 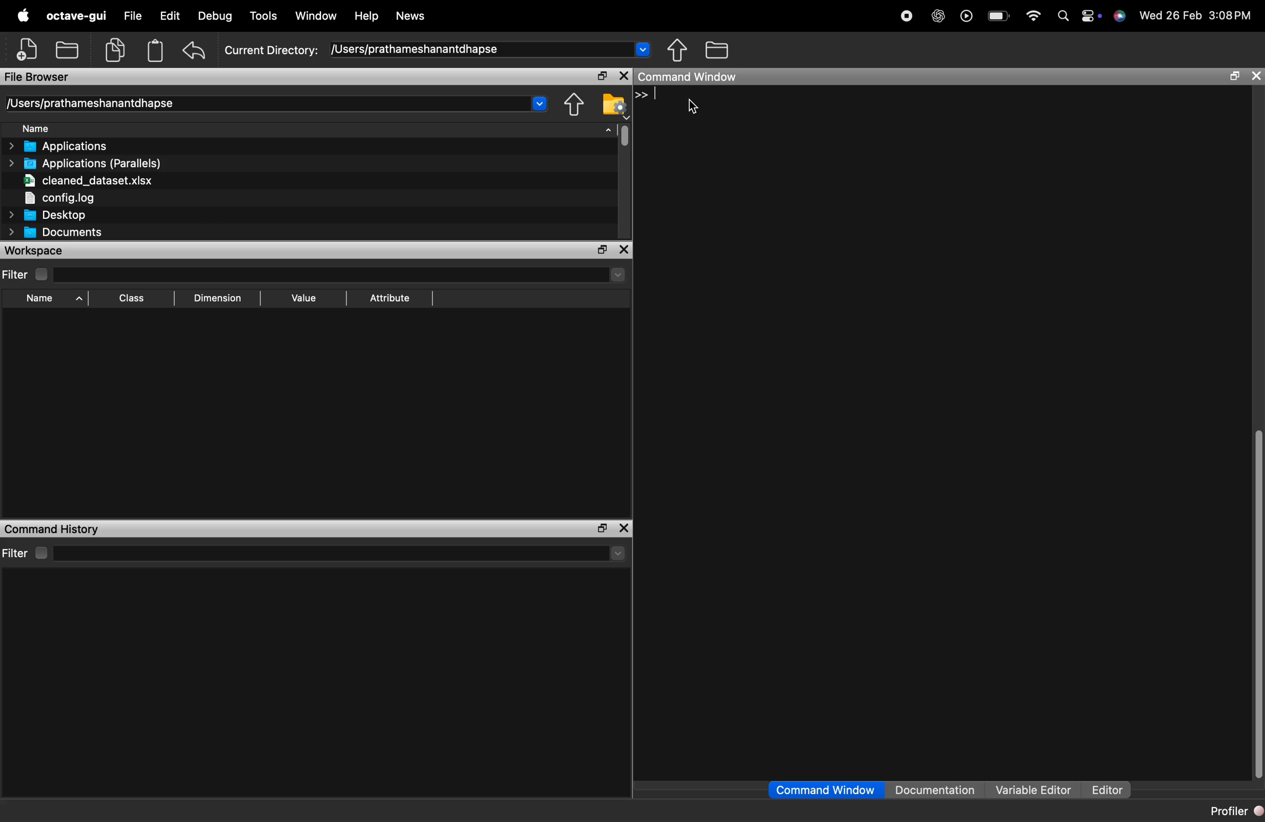 What do you see at coordinates (1184, 15) in the screenshot?
I see `26 Feb` at bounding box center [1184, 15].